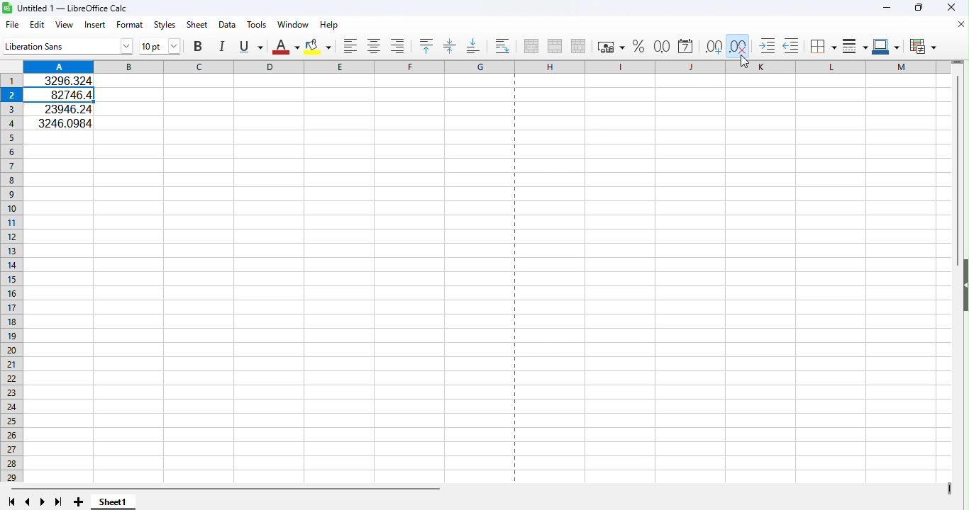 The image size is (969, 510). What do you see at coordinates (918, 8) in the screenshot?
I see `Maximize` at bounding box center [918, 8].